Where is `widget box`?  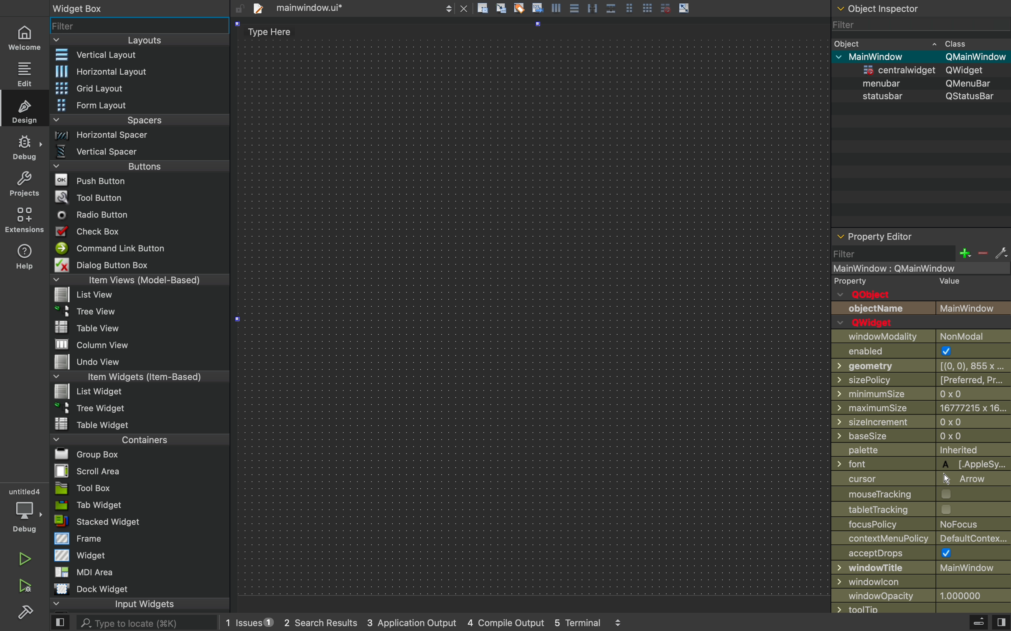
widget box is located at coordinates (94, 7).